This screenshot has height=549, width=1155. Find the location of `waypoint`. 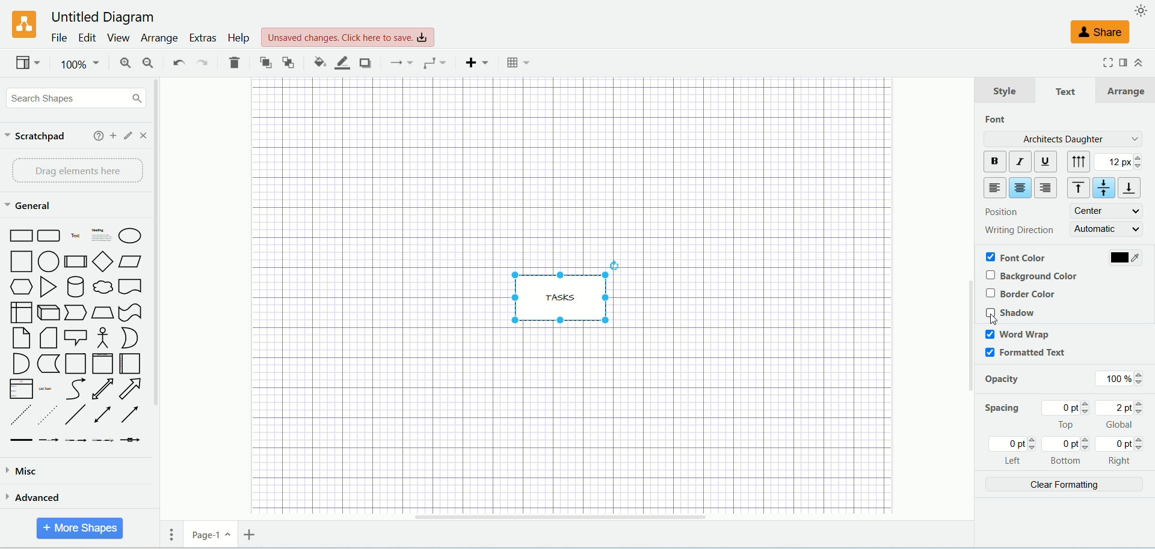

waypoint is located at coordinates (431, 62).